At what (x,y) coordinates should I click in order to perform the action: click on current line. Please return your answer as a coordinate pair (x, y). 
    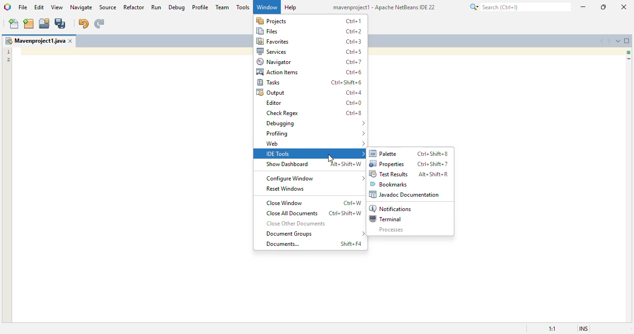
    Looking at the image, I should click on (628, 59).